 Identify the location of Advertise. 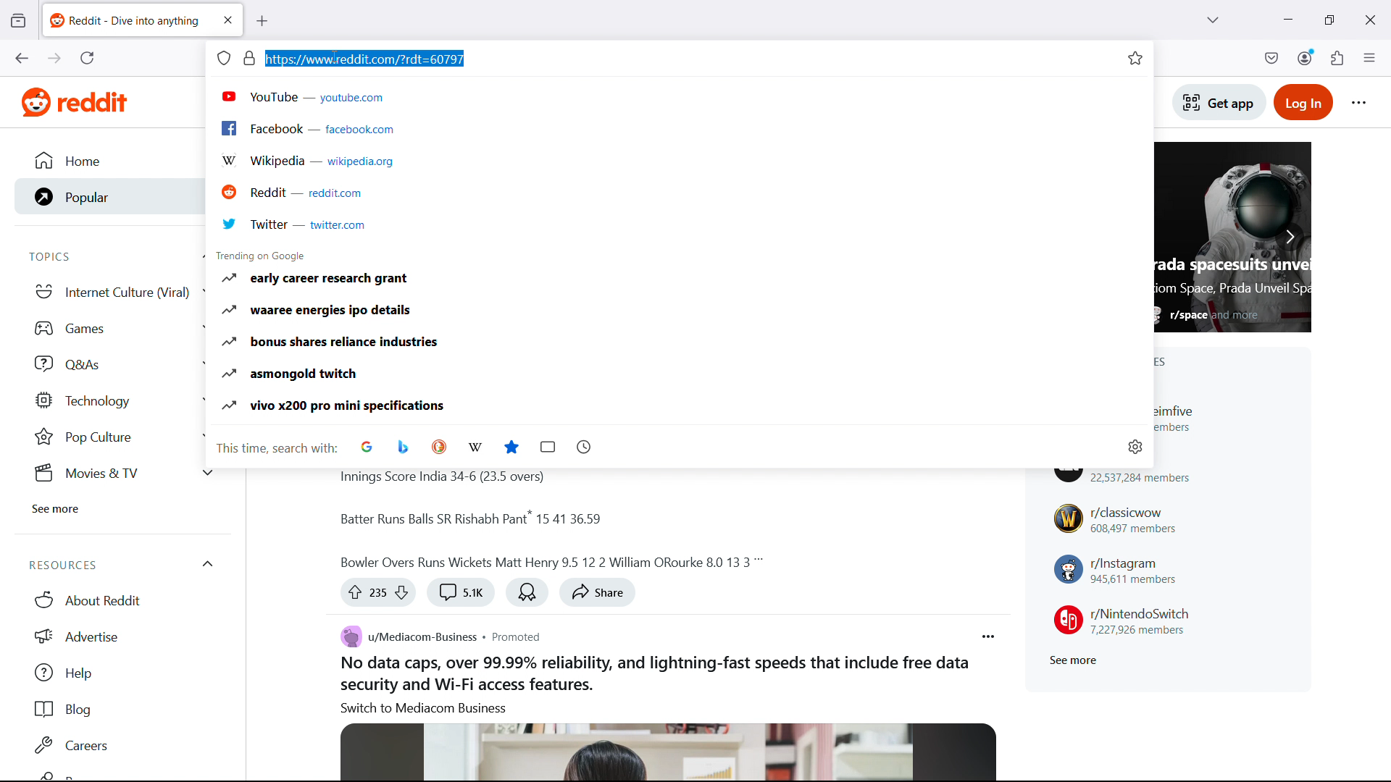
(123, 636).